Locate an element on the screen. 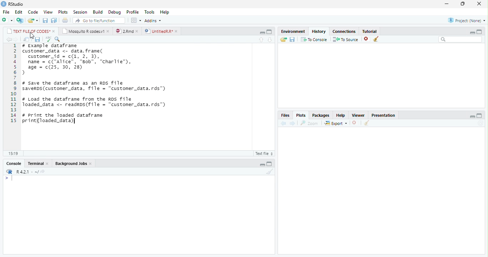 The image size is (488, 257). File is located at coordinates (6, 12).